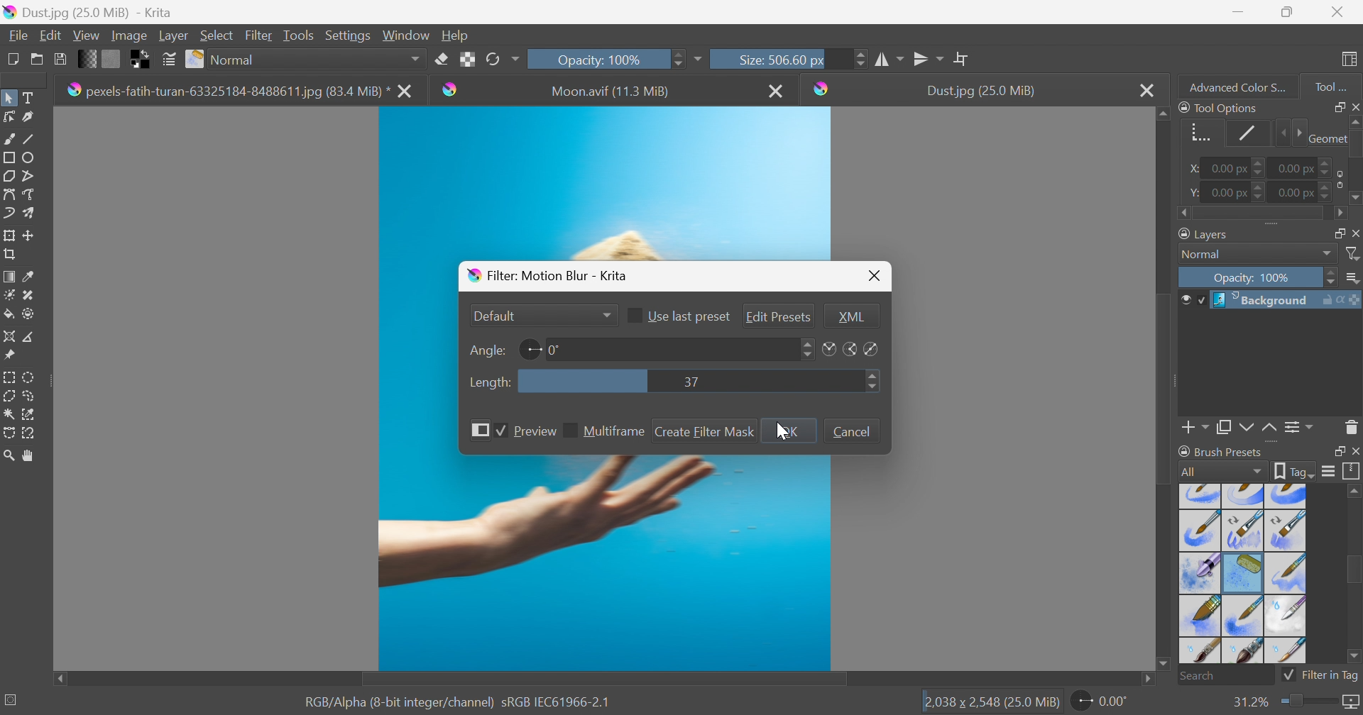  What do you see at coordinates (1354, 279) in the screenshot?
I see `Drop Down` at bounding box center [1354, 279].